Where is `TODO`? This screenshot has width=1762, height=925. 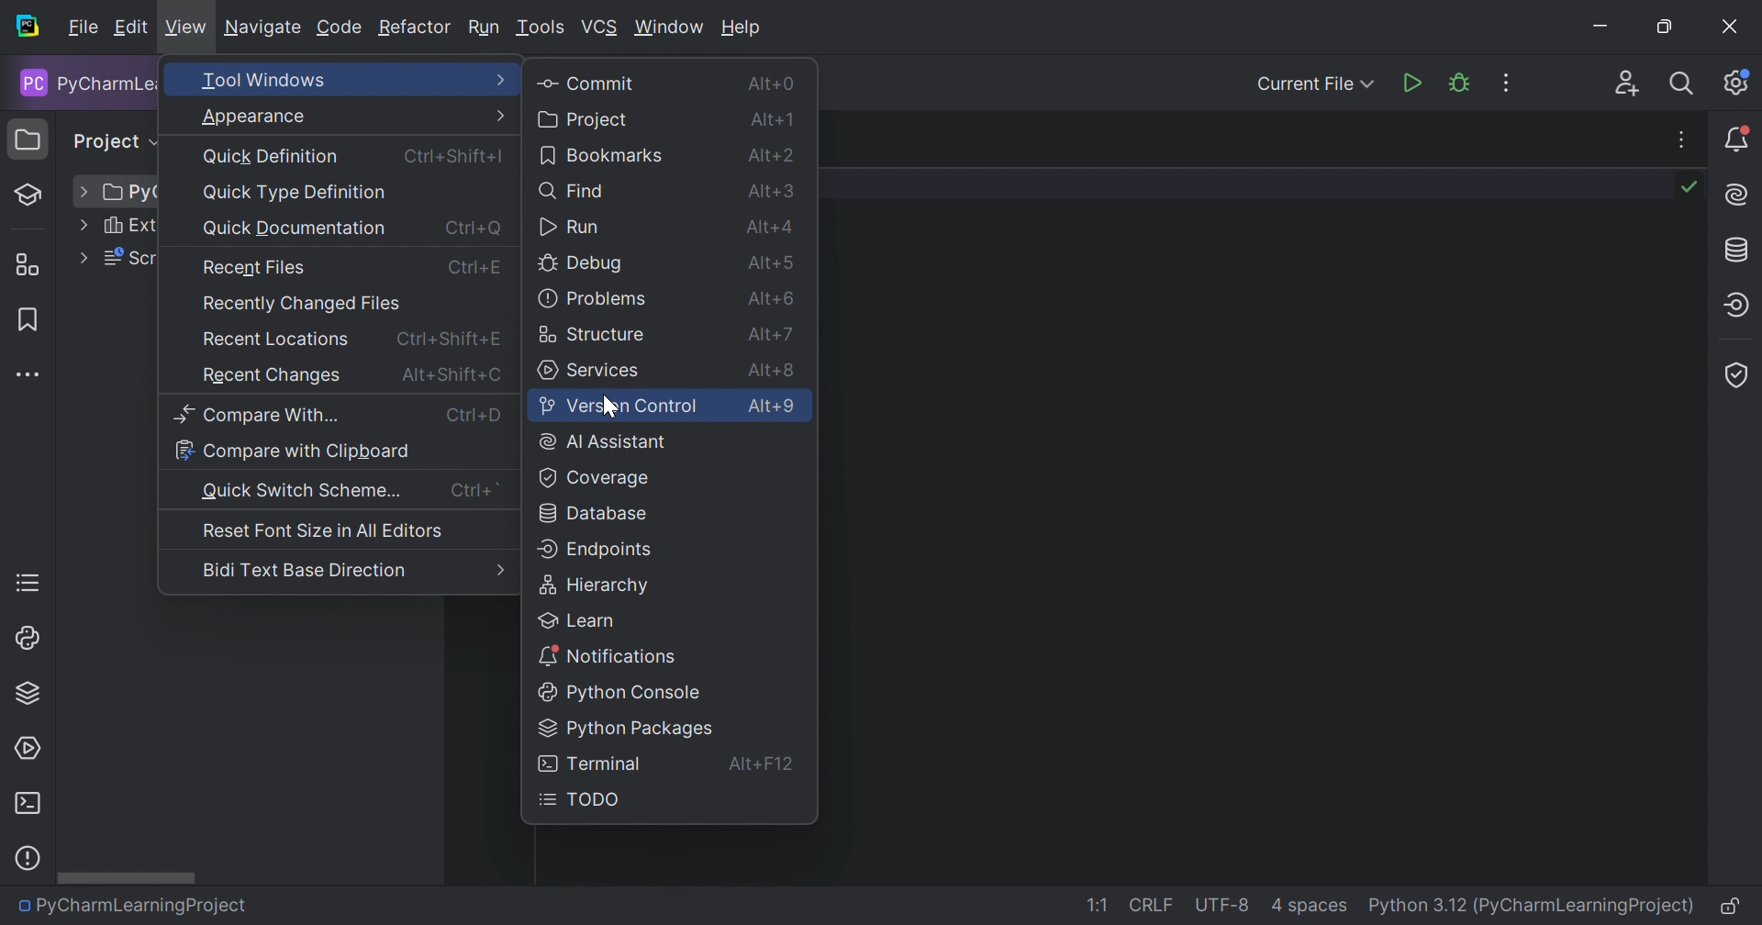 TODO is located at coordinates (28, 583).